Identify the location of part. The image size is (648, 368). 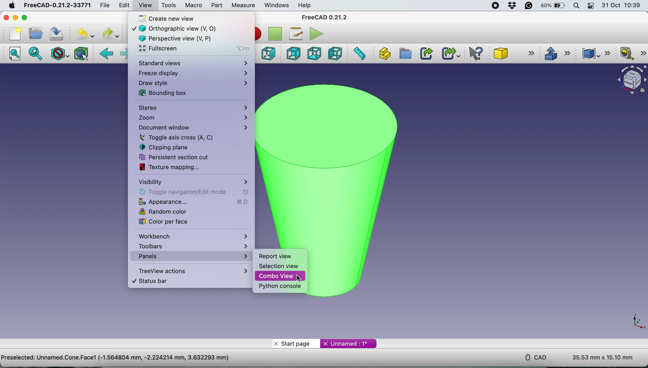
(215, 5).